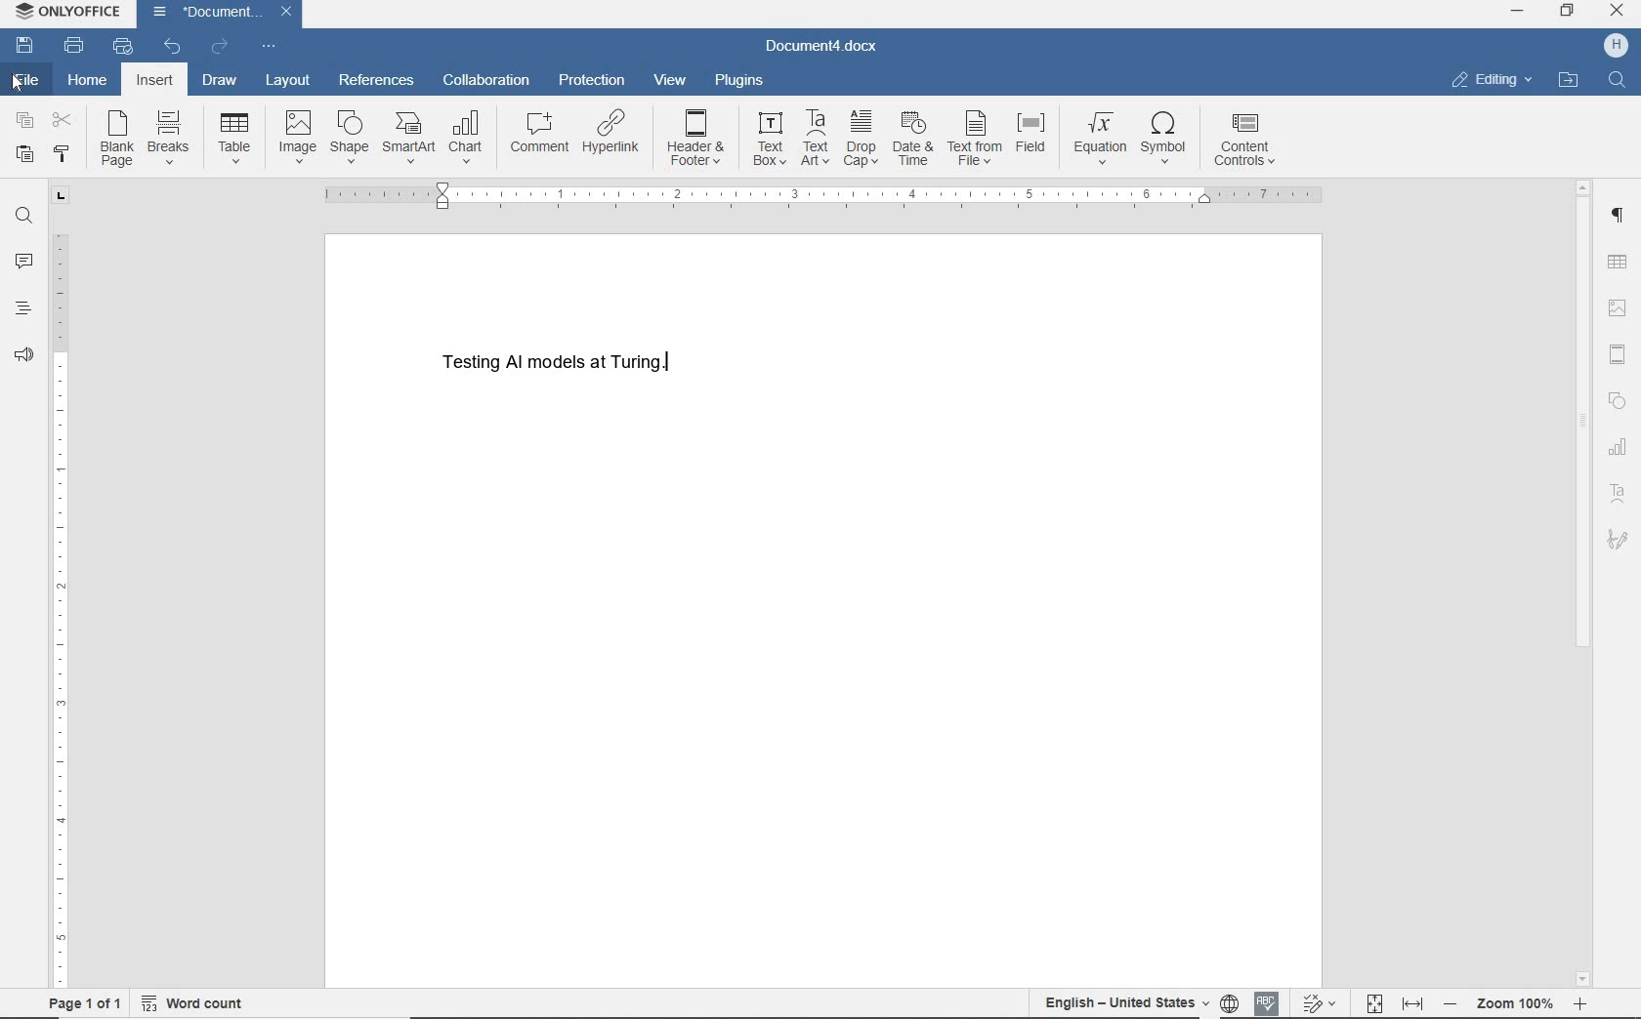 The image size is (1641, 1019). I want to click on customize quick access toolbar, so click(269, 47).